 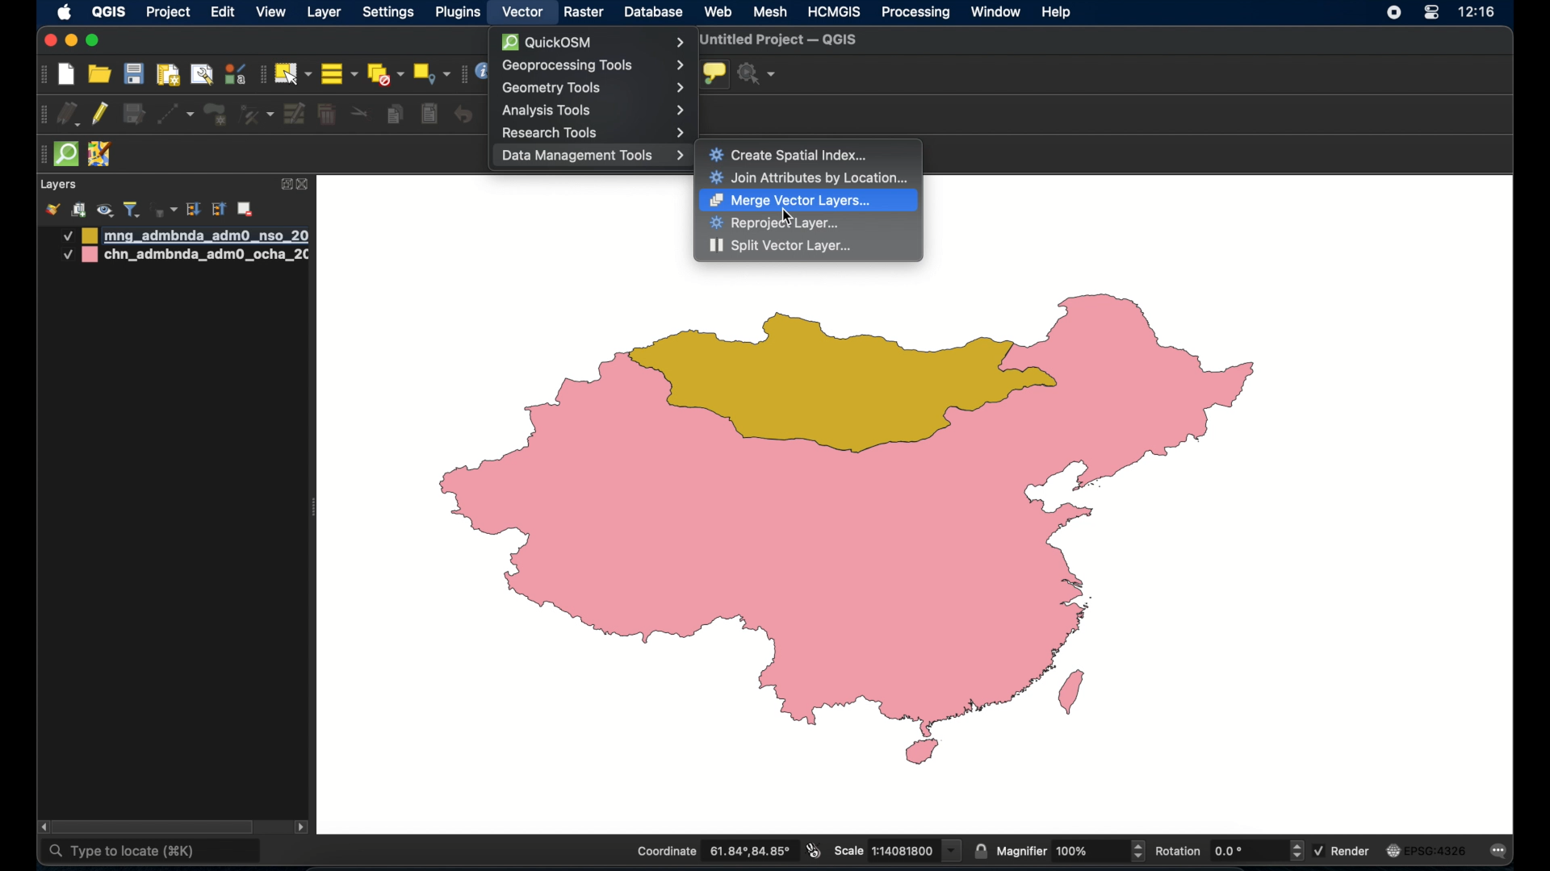 What do you see at coordinates (295, 115) in the screenshot?
I see `modify attributes` at bounding box center [295, 115].